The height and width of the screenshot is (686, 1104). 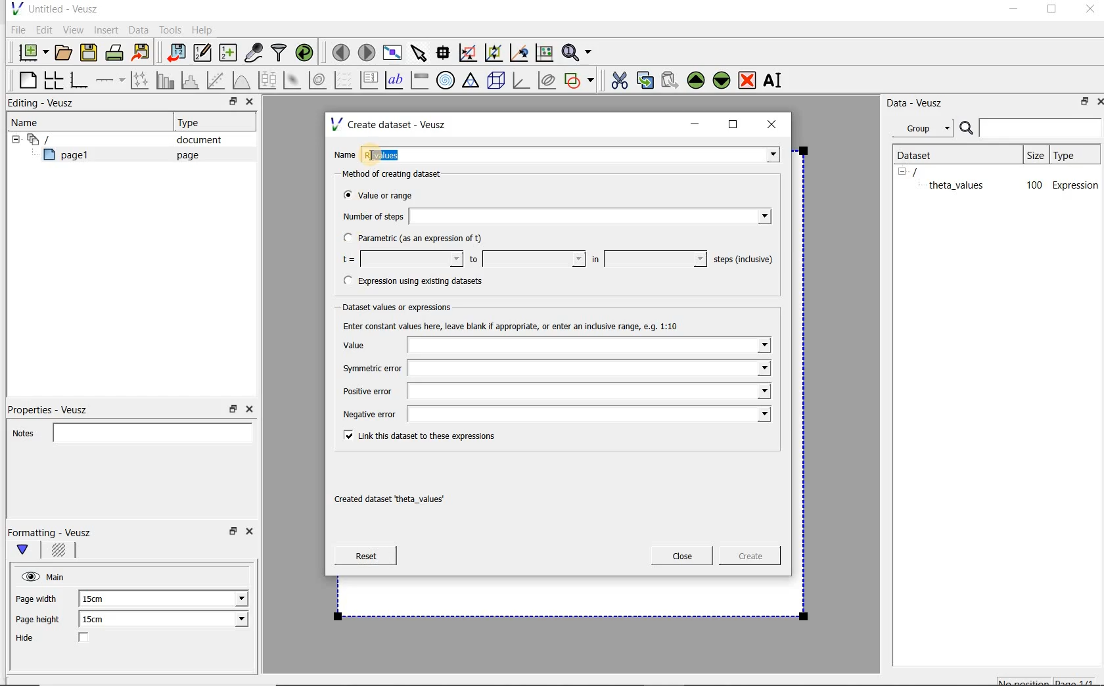 I want to click on maximize, so click(x=733, y=125).